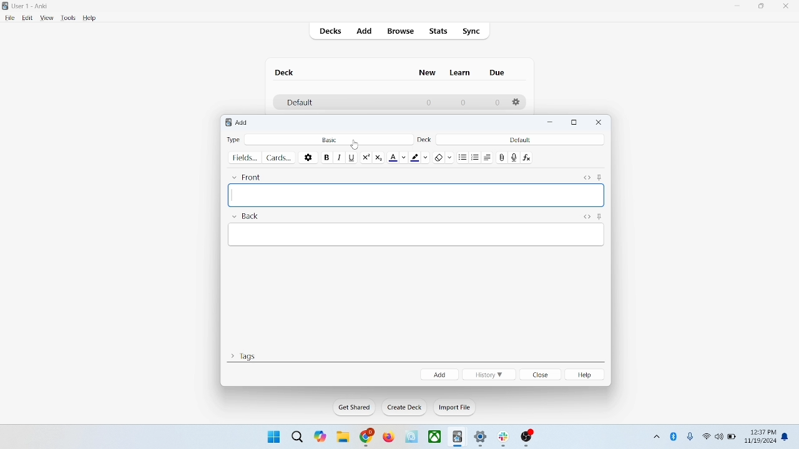 The image size is (799, 449). I want to click on logo, so click(227, 123).